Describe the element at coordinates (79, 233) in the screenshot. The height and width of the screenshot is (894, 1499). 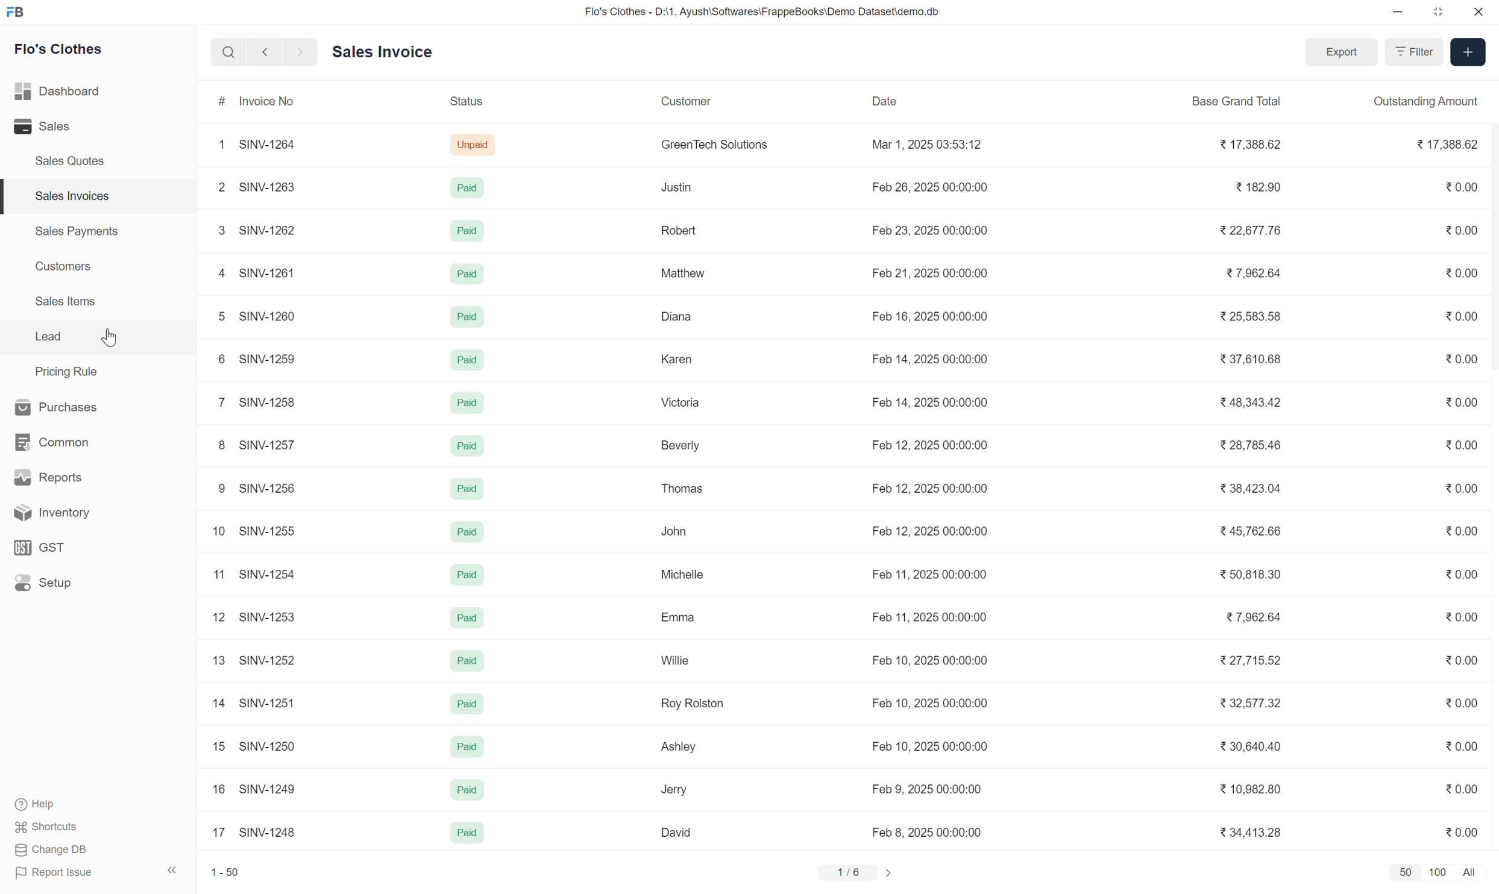
I see `Sales Payments` at that location.